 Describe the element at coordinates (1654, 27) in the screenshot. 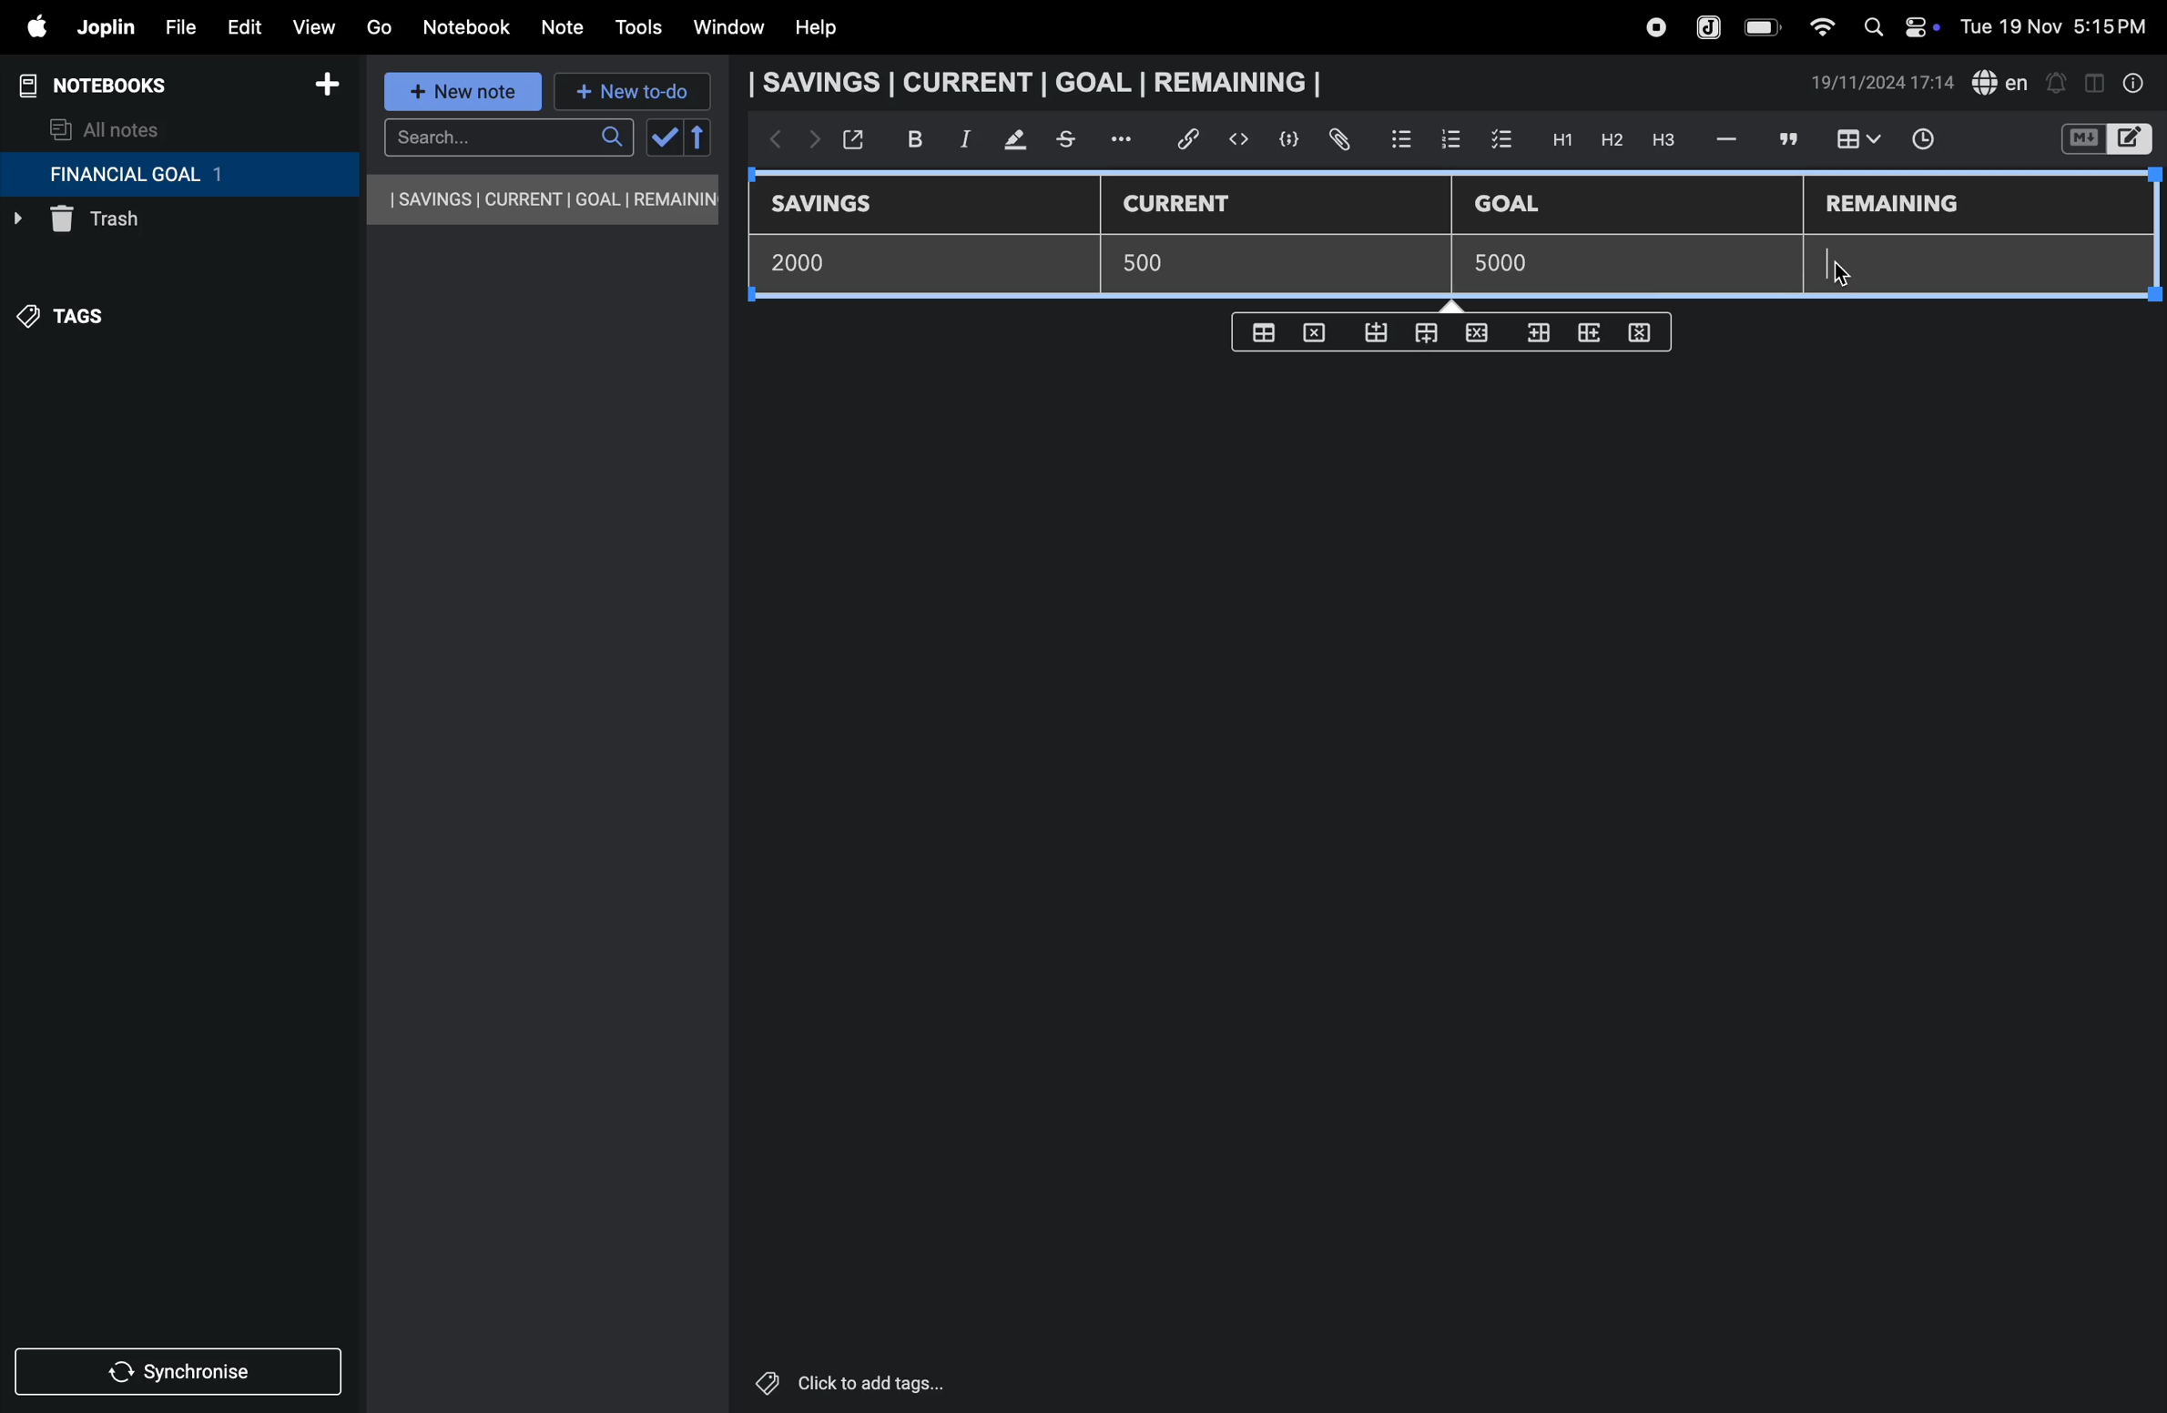

I see `record` at that location.